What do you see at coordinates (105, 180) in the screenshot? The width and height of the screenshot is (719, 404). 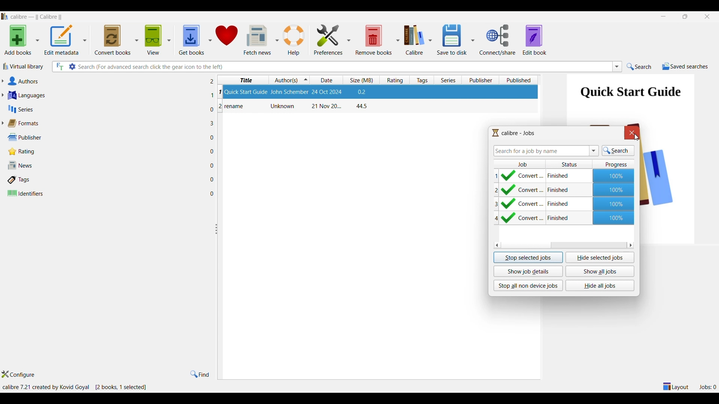 I see `Tags` at bounding box center [105, 180].